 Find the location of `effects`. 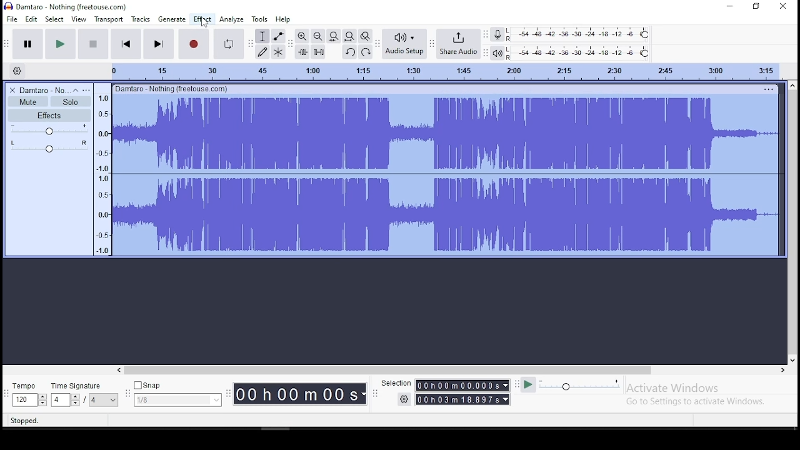

effects is located at coordinates (202, 19).